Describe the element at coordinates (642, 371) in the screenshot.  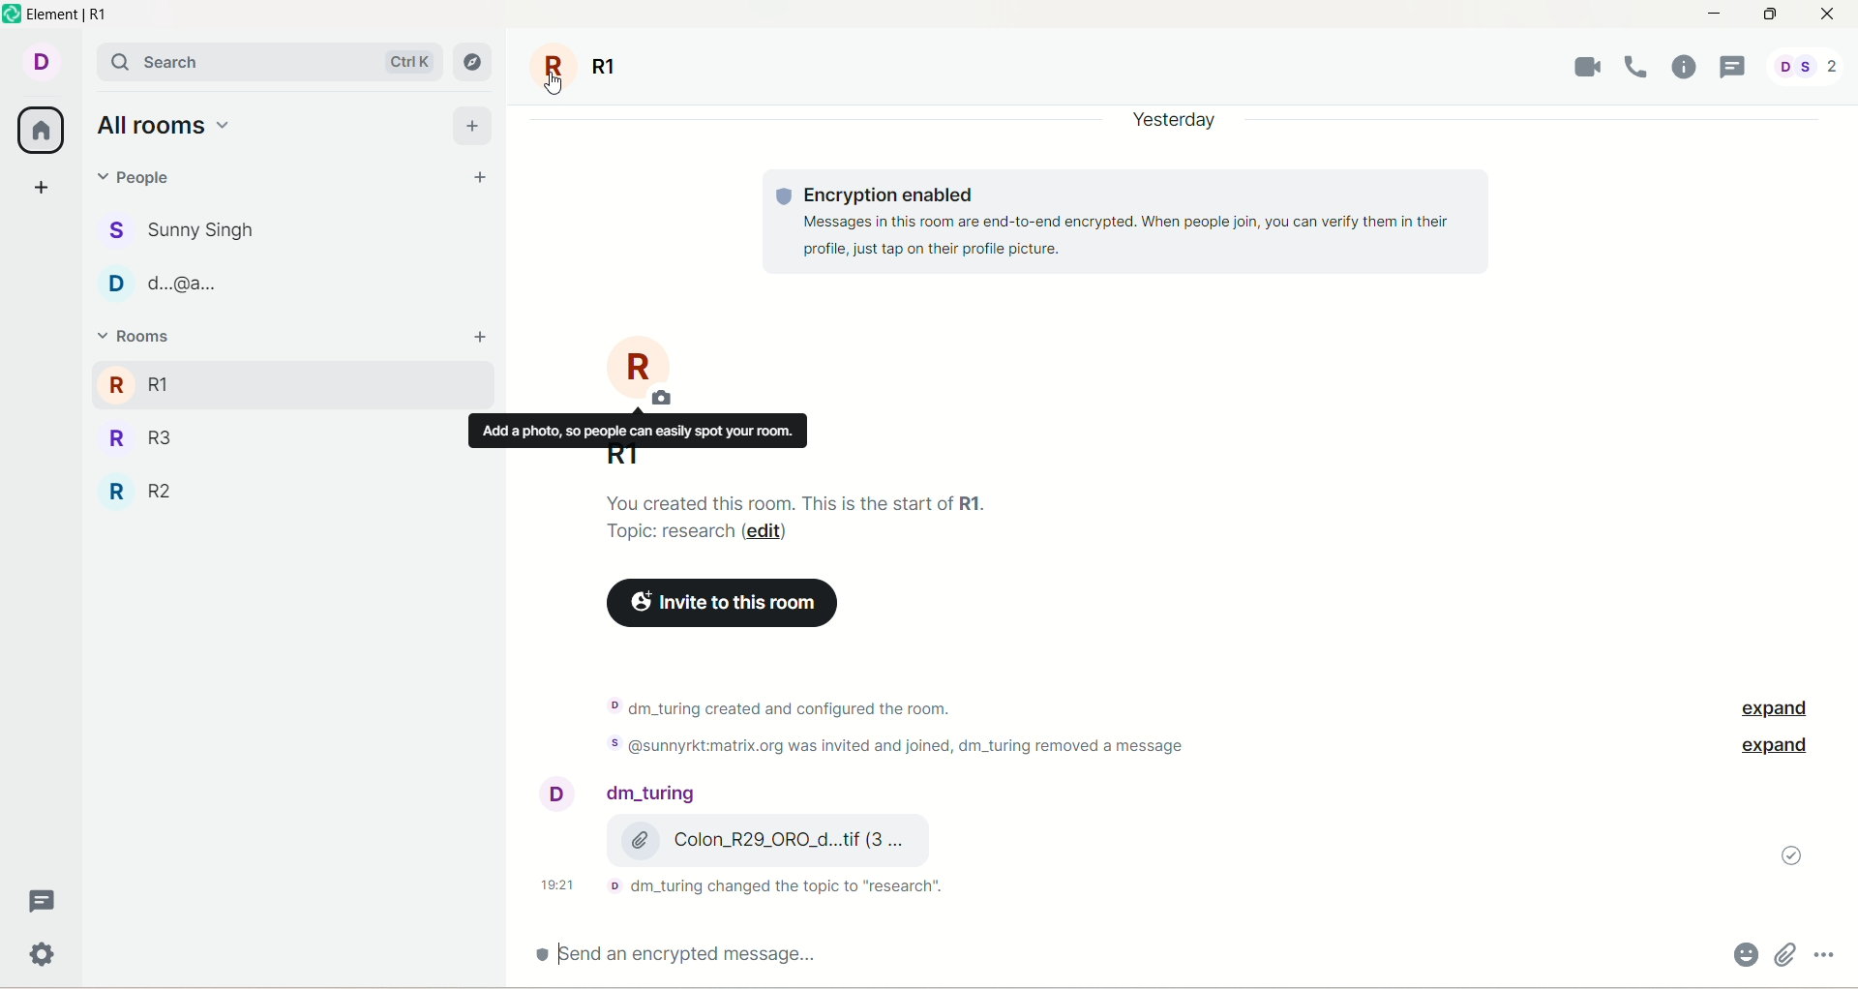
I see `room R1` at that location.